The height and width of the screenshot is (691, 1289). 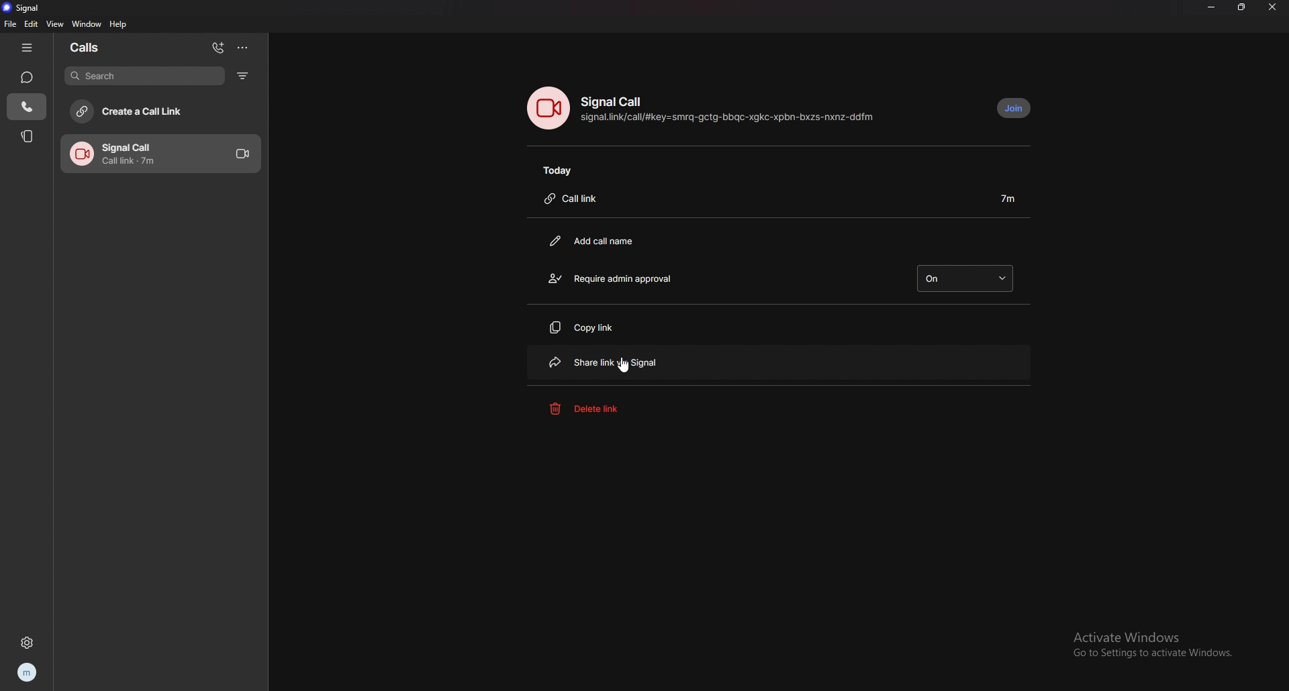 I want to click on filter, so click(x=242, y=76).